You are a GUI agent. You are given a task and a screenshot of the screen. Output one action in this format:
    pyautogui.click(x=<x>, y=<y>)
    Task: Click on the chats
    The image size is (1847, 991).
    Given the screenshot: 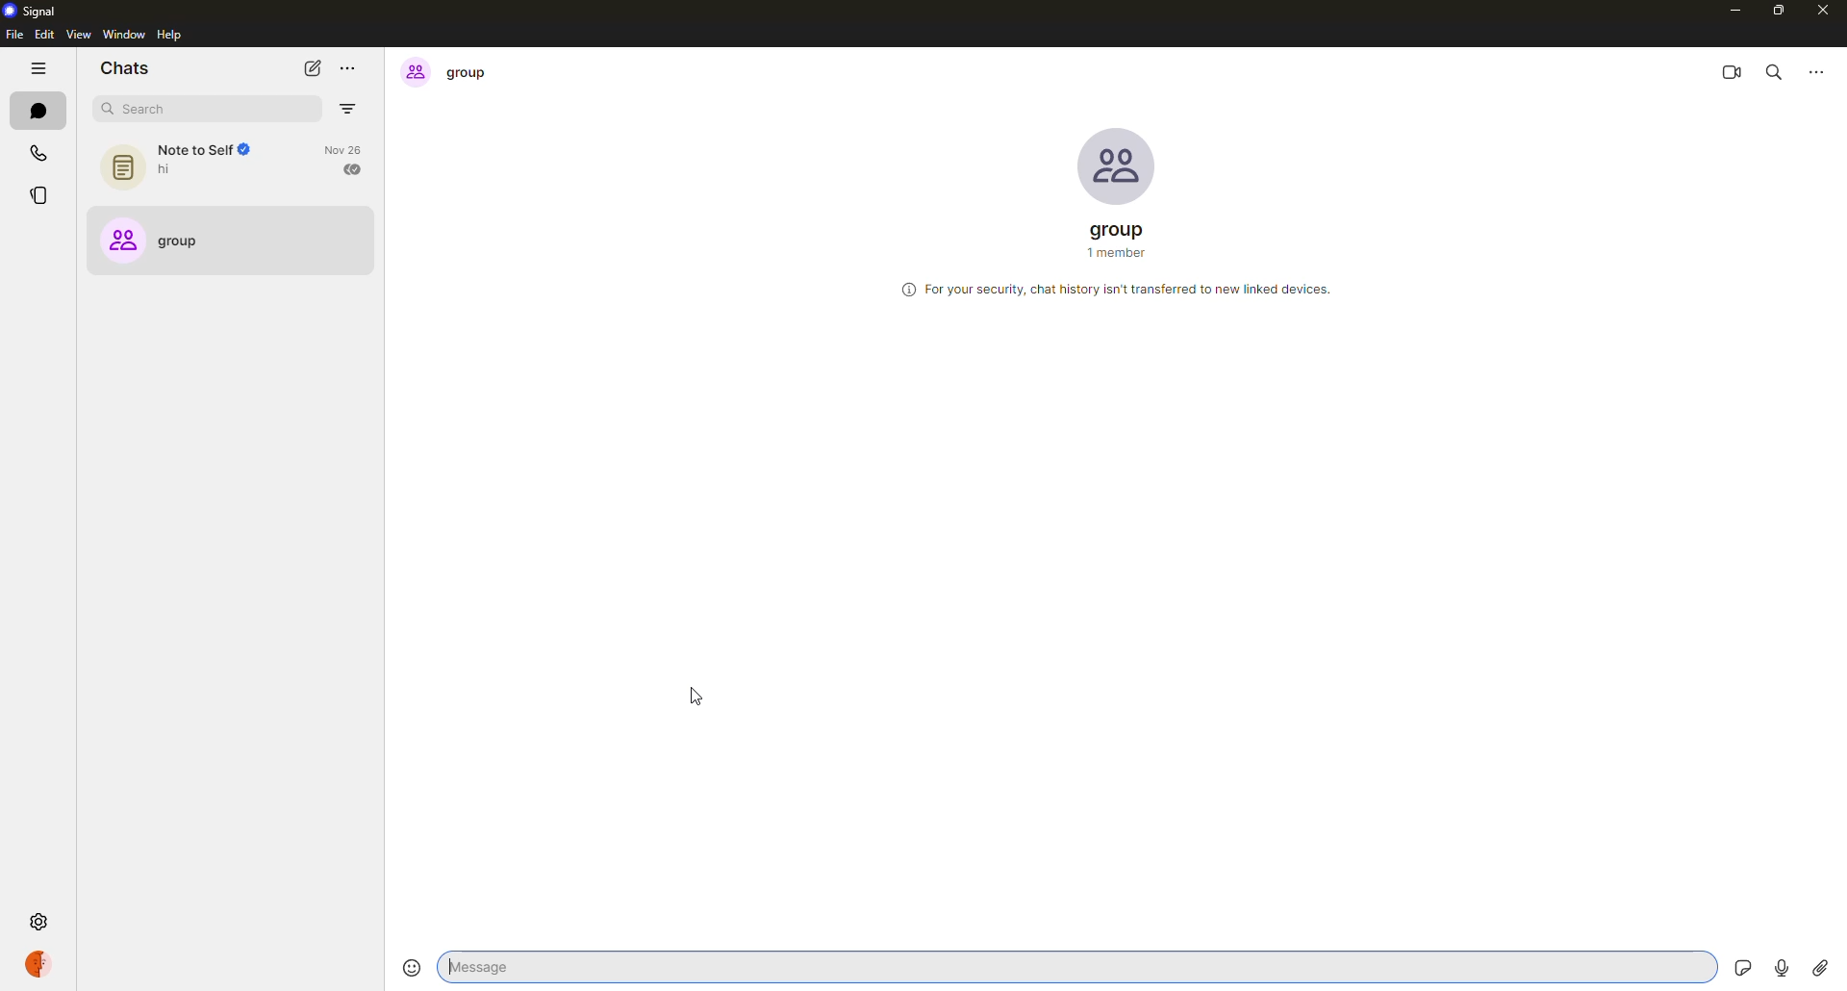 What is the action you would take?
    pyautogui.click(x=36, y=111)
    